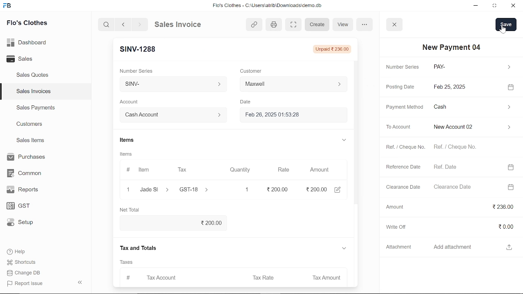 Image resolution: width=523 pixels, height=294 pixels. What do you see at coordinates (316, 188) in the screenshot?
I see `200.00` at bounding box center [316, 188].